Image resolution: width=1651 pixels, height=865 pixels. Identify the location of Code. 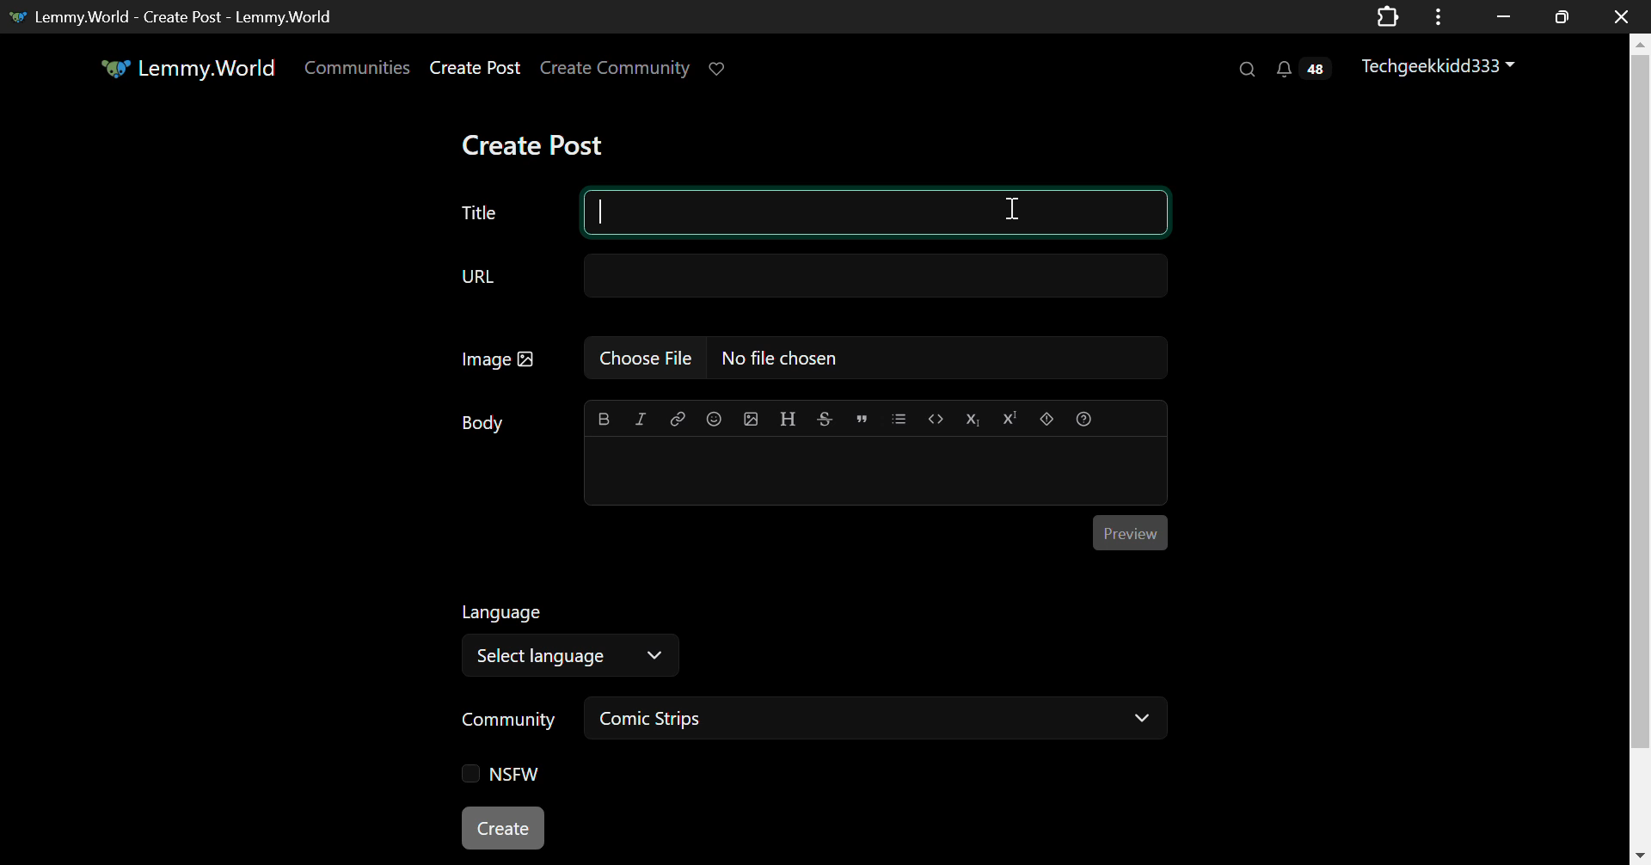
(936, 418).